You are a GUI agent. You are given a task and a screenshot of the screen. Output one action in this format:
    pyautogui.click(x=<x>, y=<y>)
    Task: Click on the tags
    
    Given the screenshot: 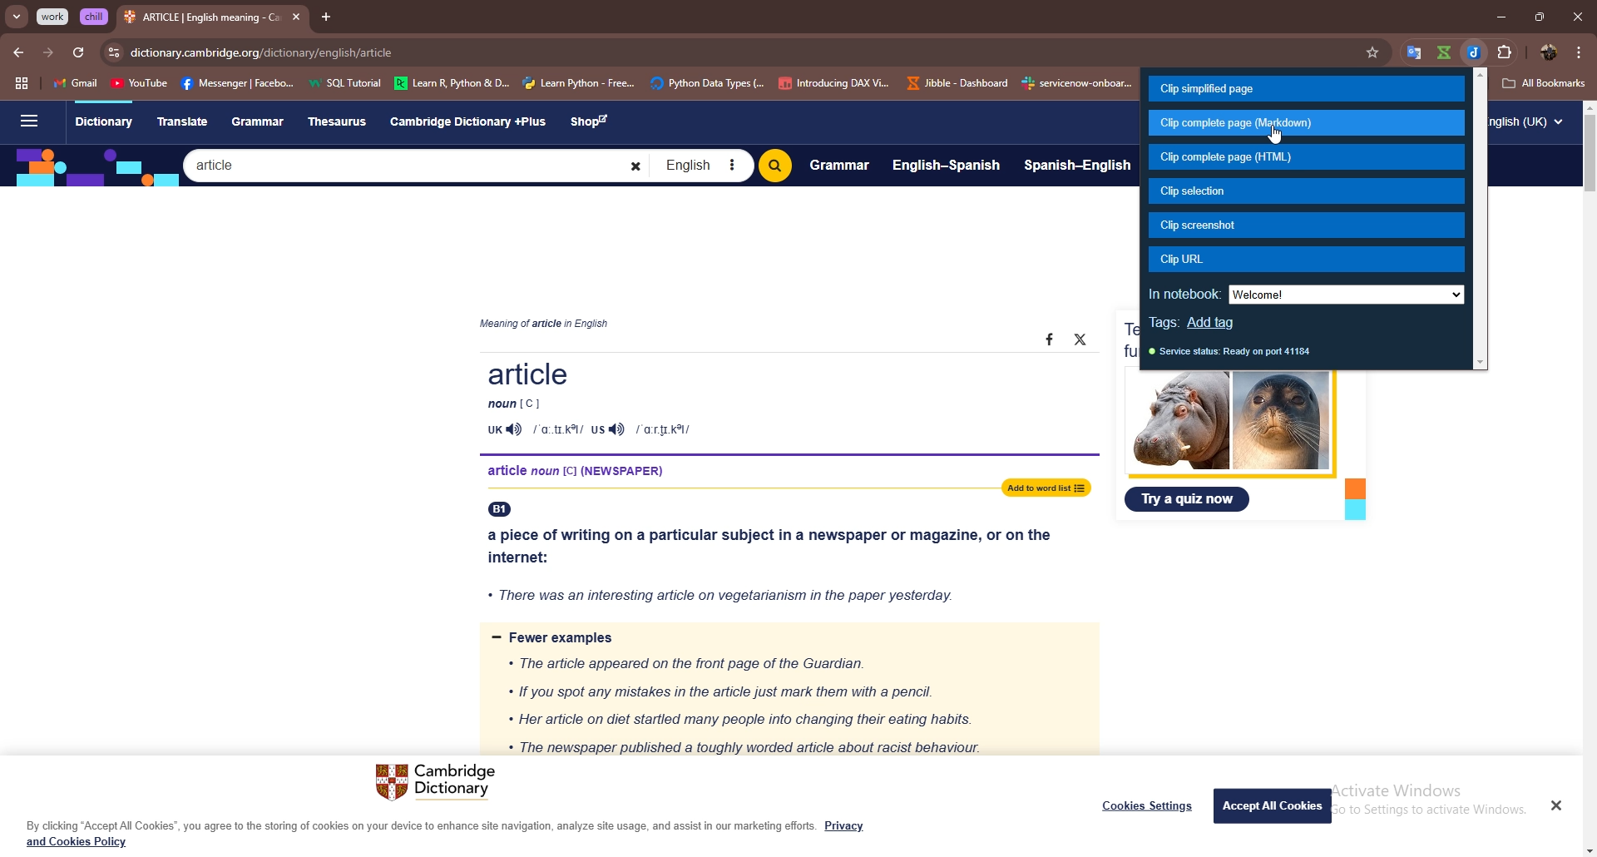 What is the action you would take?
    pyautogui.click(x=1164, y=323)
    